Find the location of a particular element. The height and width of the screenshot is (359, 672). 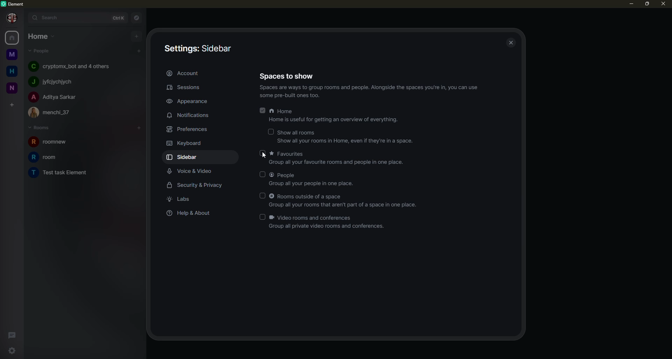

room is located at coordinates (46, 142).